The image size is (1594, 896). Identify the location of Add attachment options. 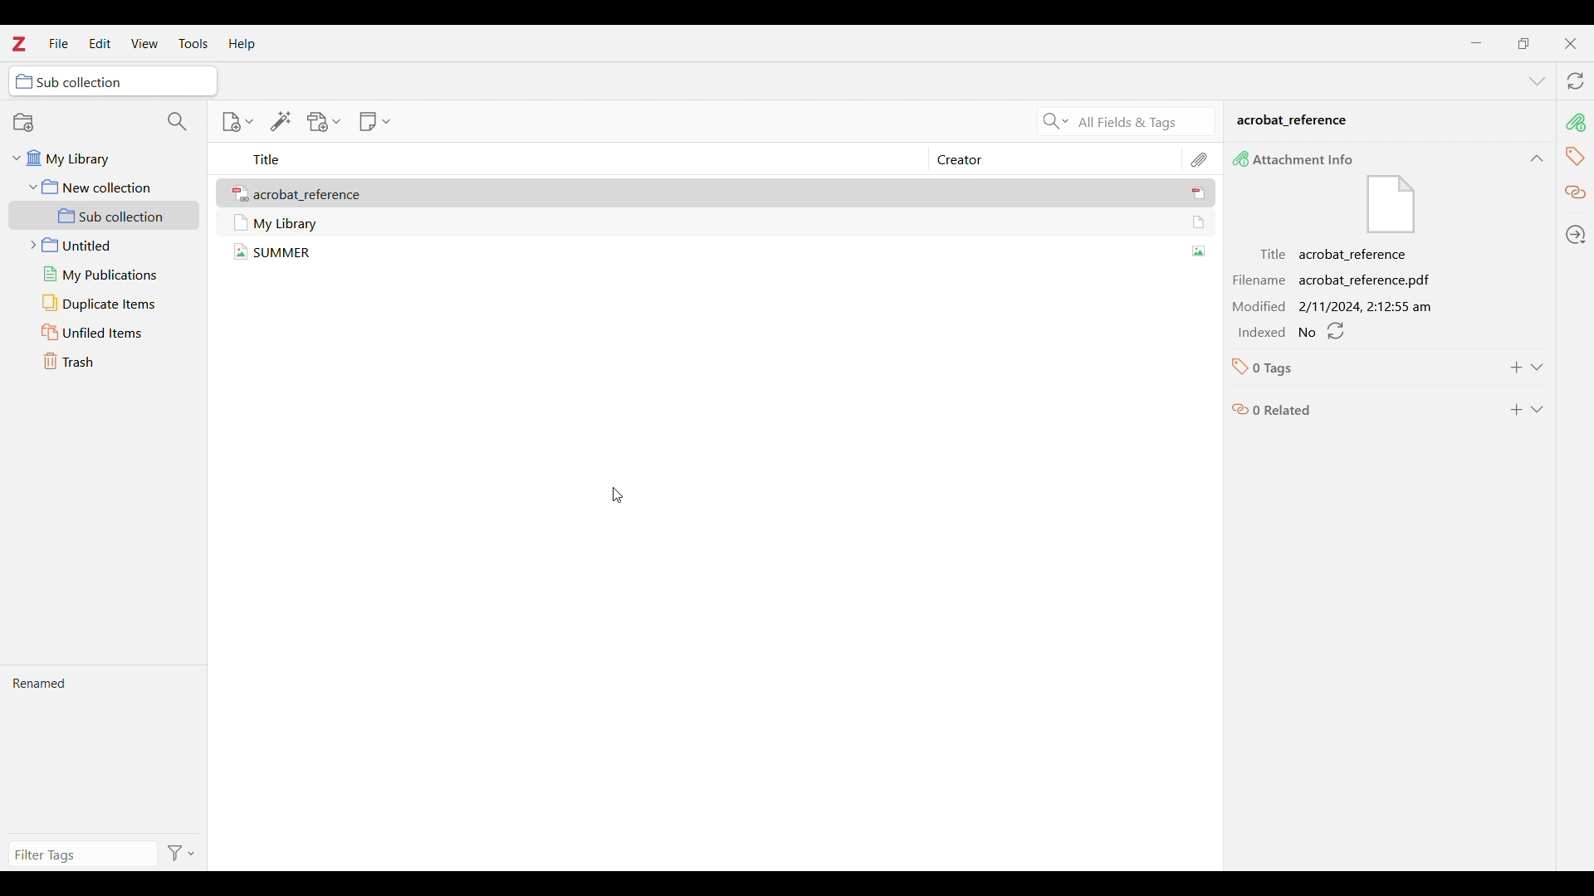
(325, 122).